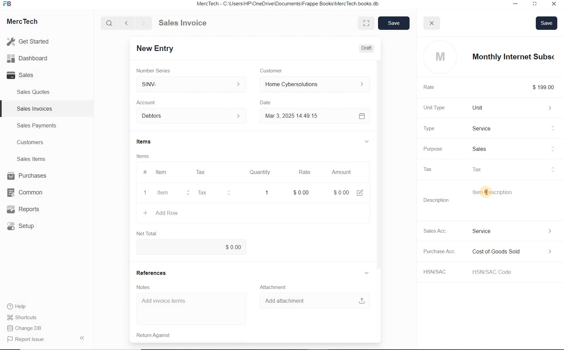 The height and width of the screenshot is (350, 564). Describe the element at coordinates (25, 328) in the screenshot. I see `Change DB` at that location.